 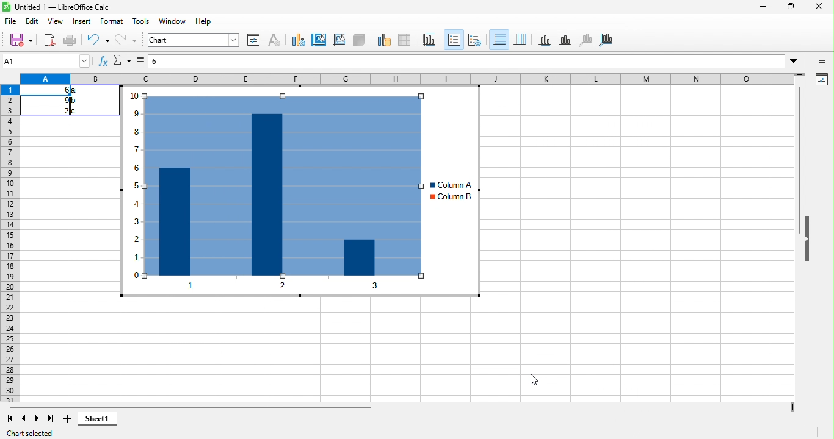 What do you see at coordinates (585, 40) in the screenshot?
I see `Z axis` at bounding box center [585, 40].